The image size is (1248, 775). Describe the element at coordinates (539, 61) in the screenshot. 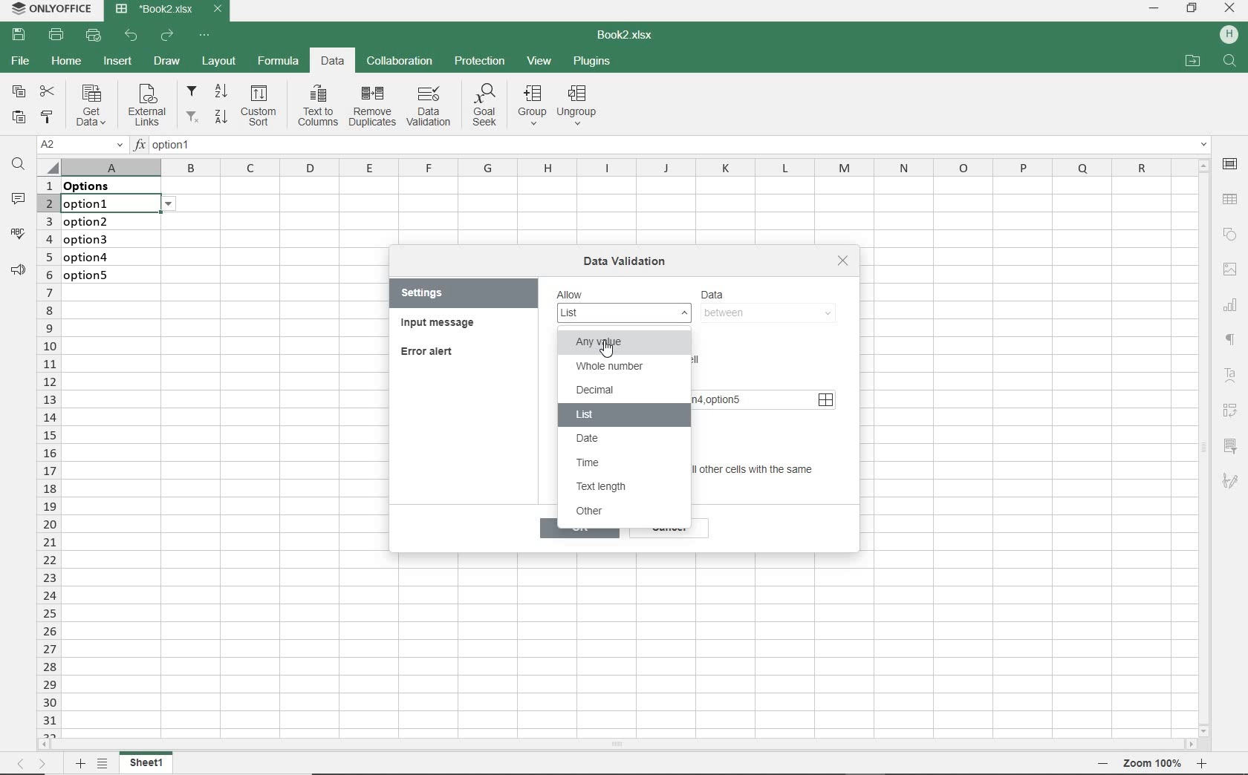

I see `VIEW` at that location.